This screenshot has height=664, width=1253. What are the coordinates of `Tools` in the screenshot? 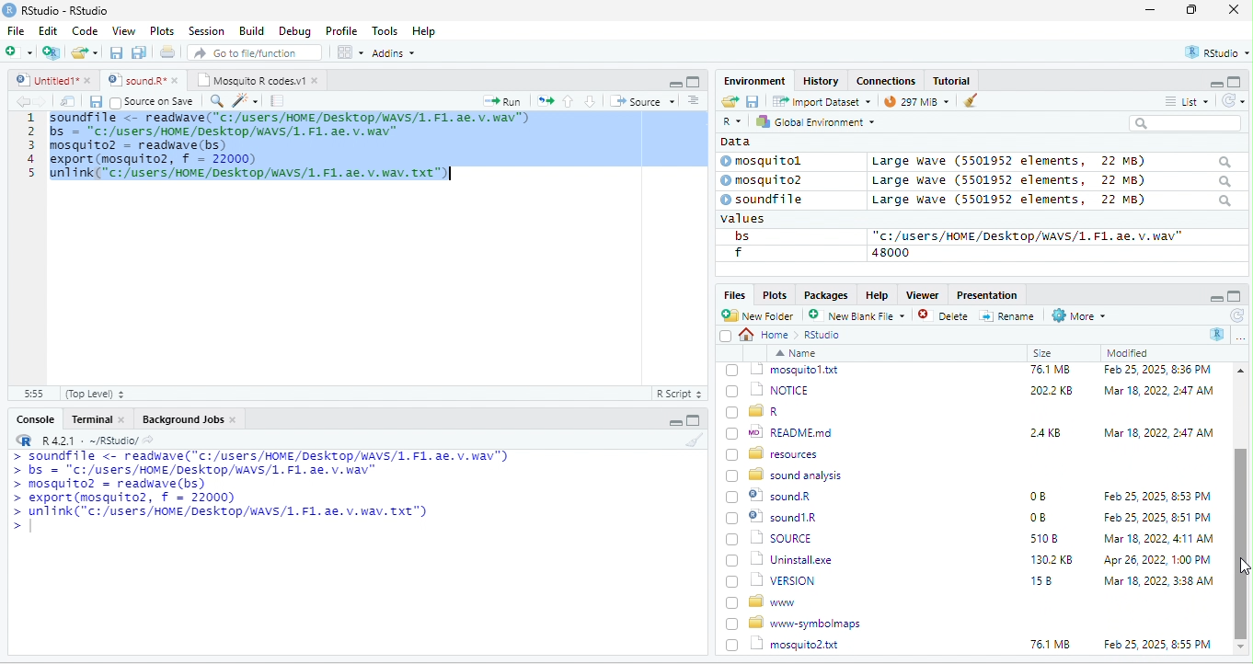 It's located at (385, 30).